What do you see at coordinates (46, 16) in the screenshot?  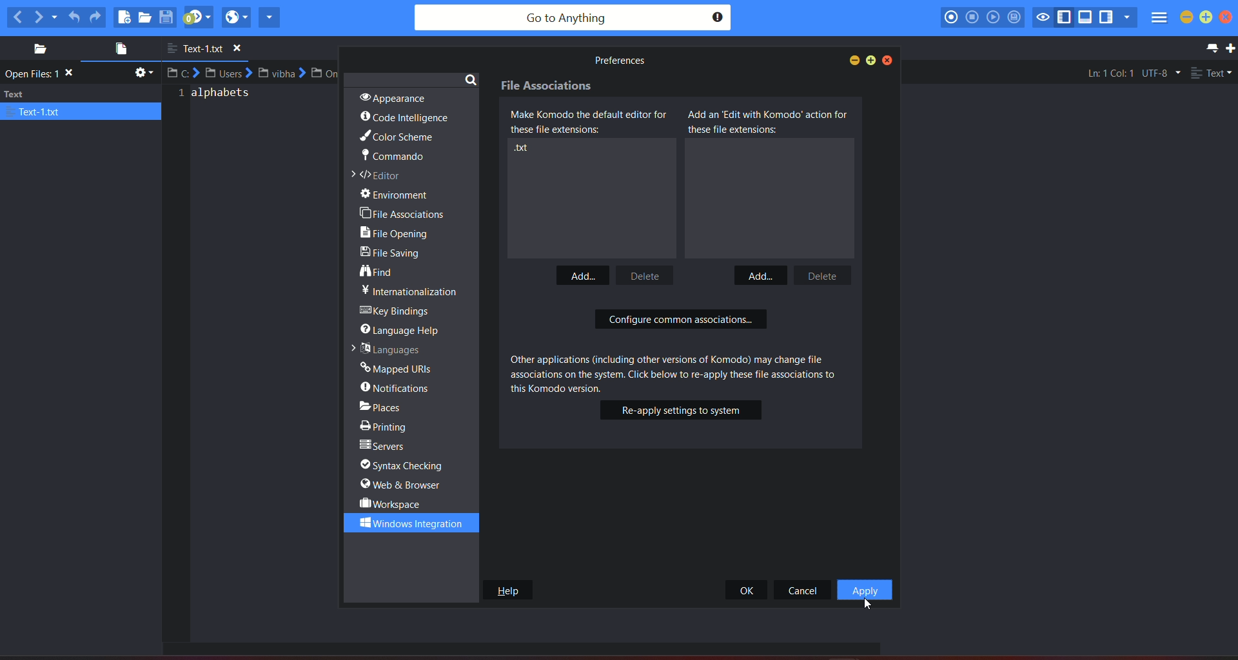 I see `next` at bounding box center [46, 16].